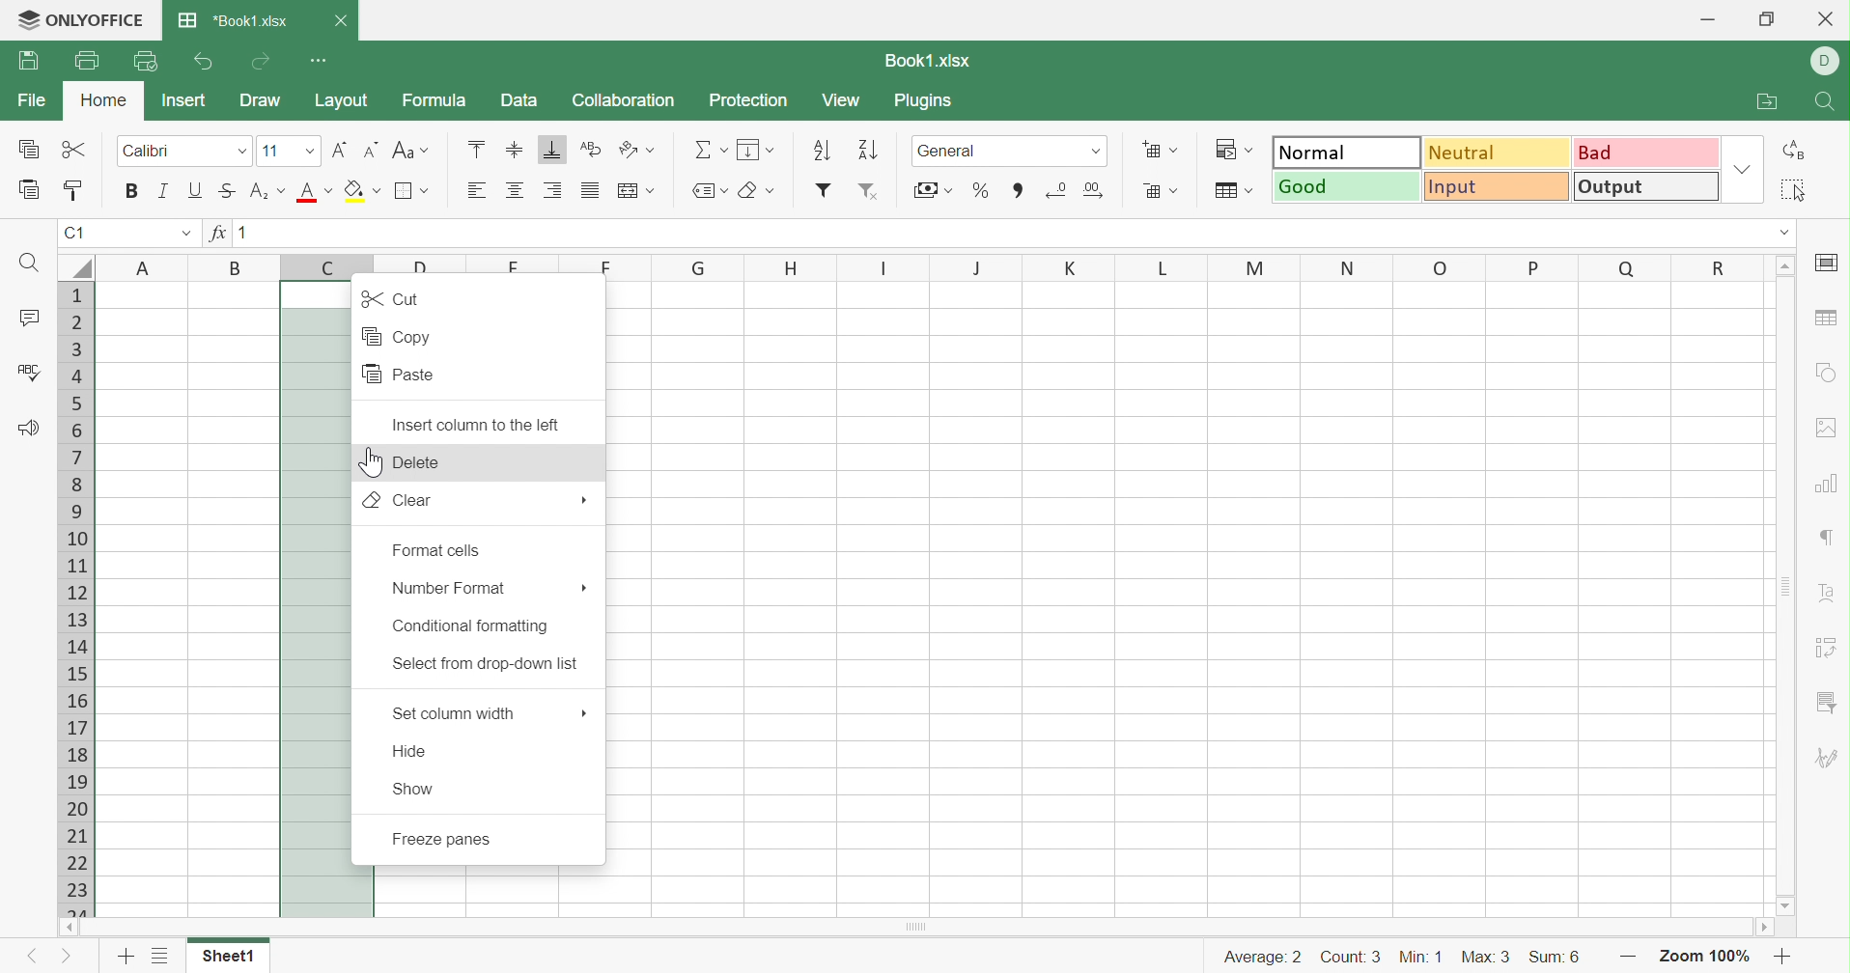 This screenshot has height=973, width=1850. I want to click on Drop Down, so click(308, 150).